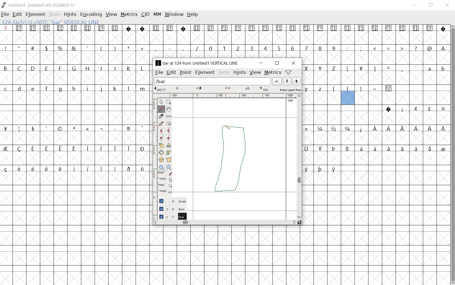 The height and width of the screenshot is (285, 455). What do you see at coordinates (431, 5) in the screenshot?
I see `restore down` at bounding box center [431, 5].